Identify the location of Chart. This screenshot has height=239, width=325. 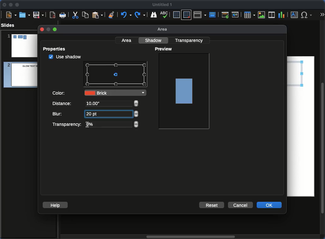
(281, 15).